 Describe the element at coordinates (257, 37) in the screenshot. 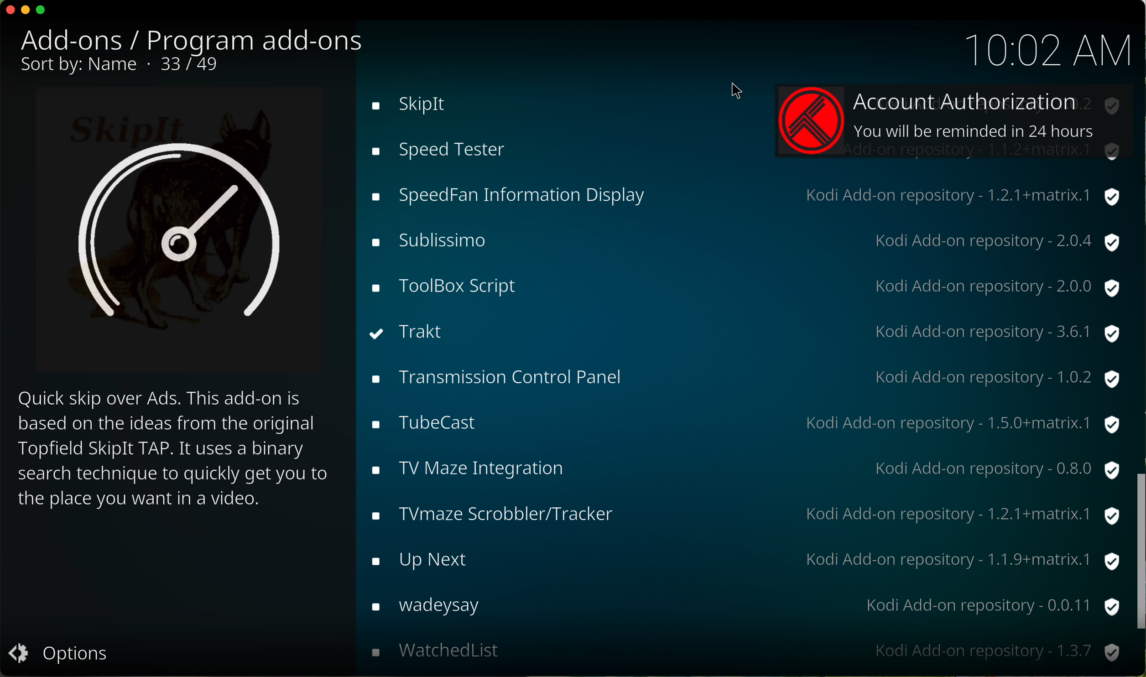

I see `program add-ons` at that location.